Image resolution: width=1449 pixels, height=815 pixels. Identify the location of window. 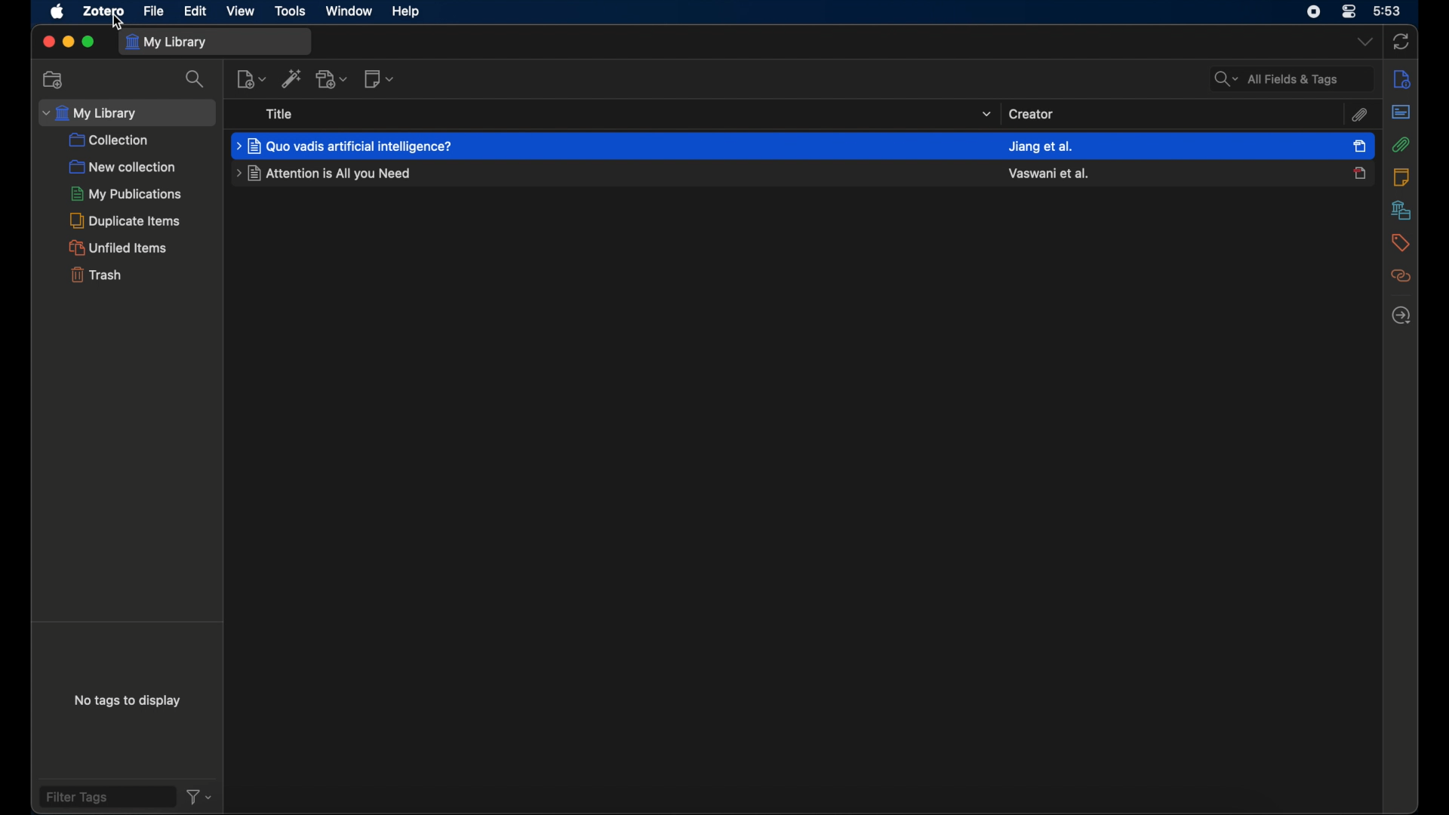
(349, 11).